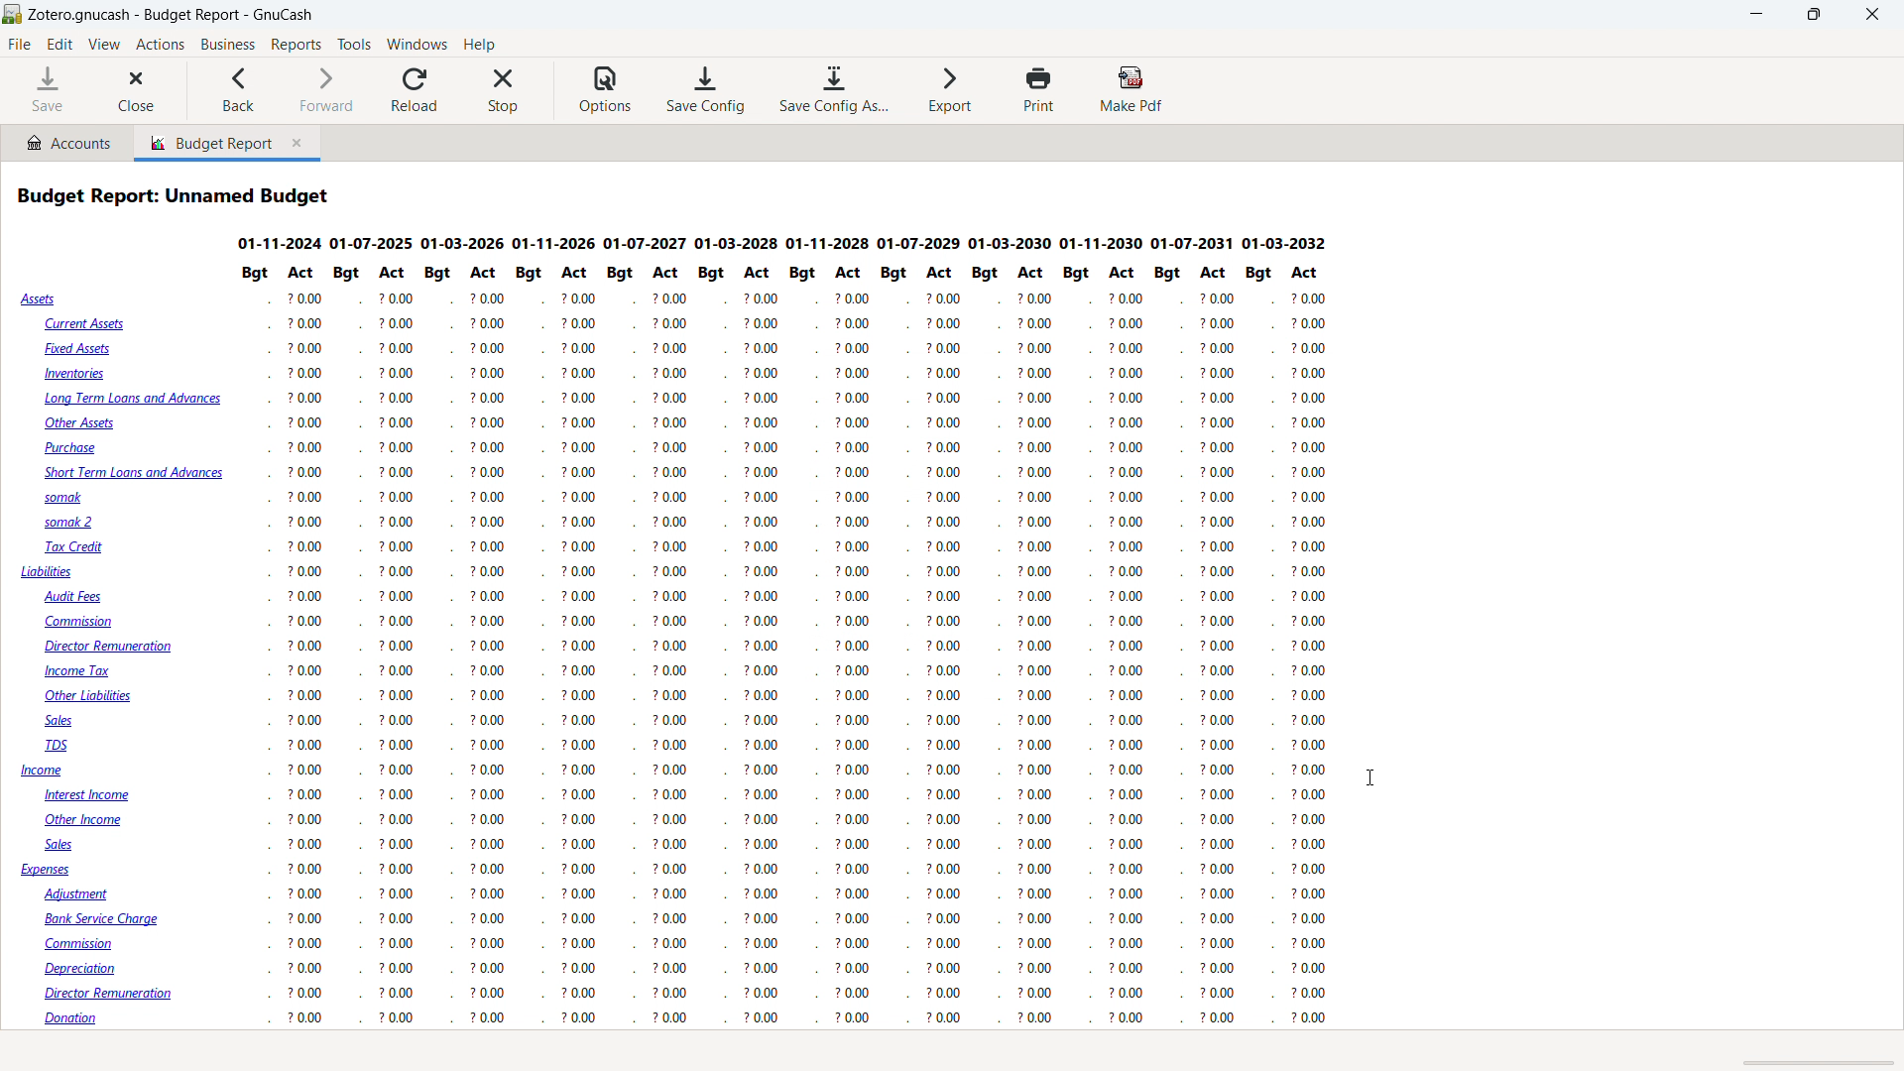  Describe the element at coordinates (79, 376) in the screenshot. I see `Inventories` at that location.